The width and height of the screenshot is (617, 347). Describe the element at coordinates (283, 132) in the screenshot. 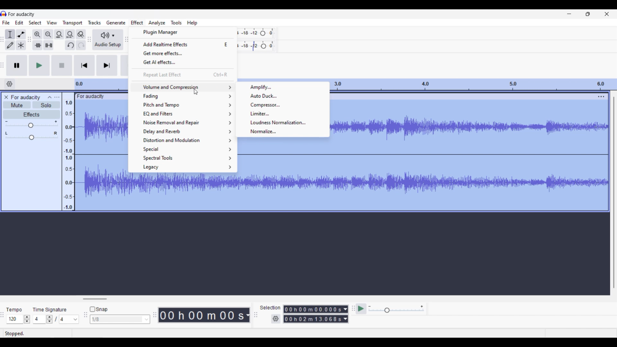

I see `Normalize` at that location.